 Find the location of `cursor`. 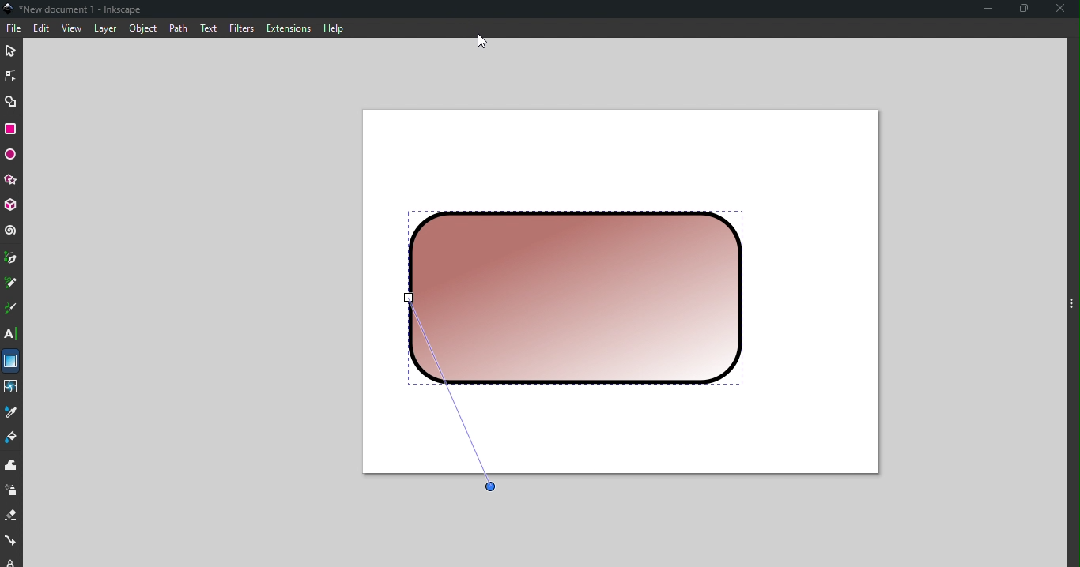

cursor is located at coordinates (482, 41).